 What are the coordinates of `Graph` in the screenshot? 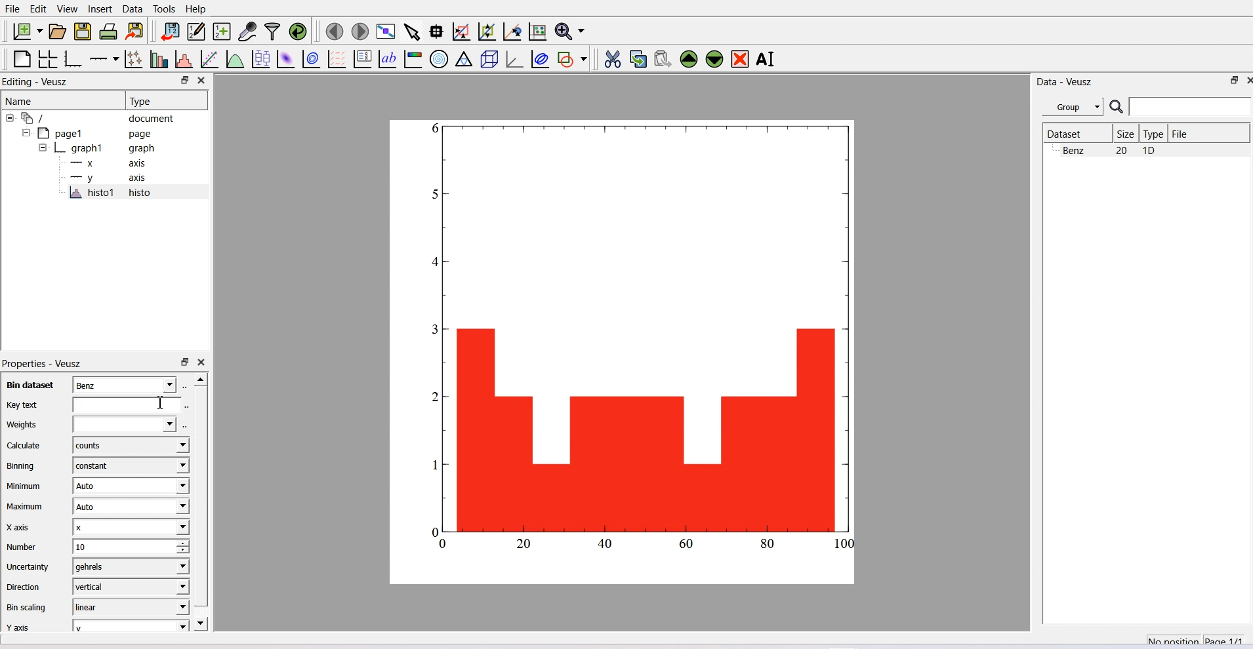 It's located at (106, 147).